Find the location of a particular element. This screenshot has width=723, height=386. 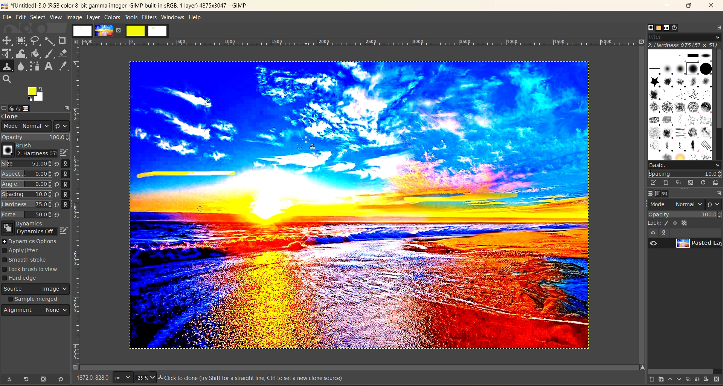

mode is located at coordinates (24, 127).